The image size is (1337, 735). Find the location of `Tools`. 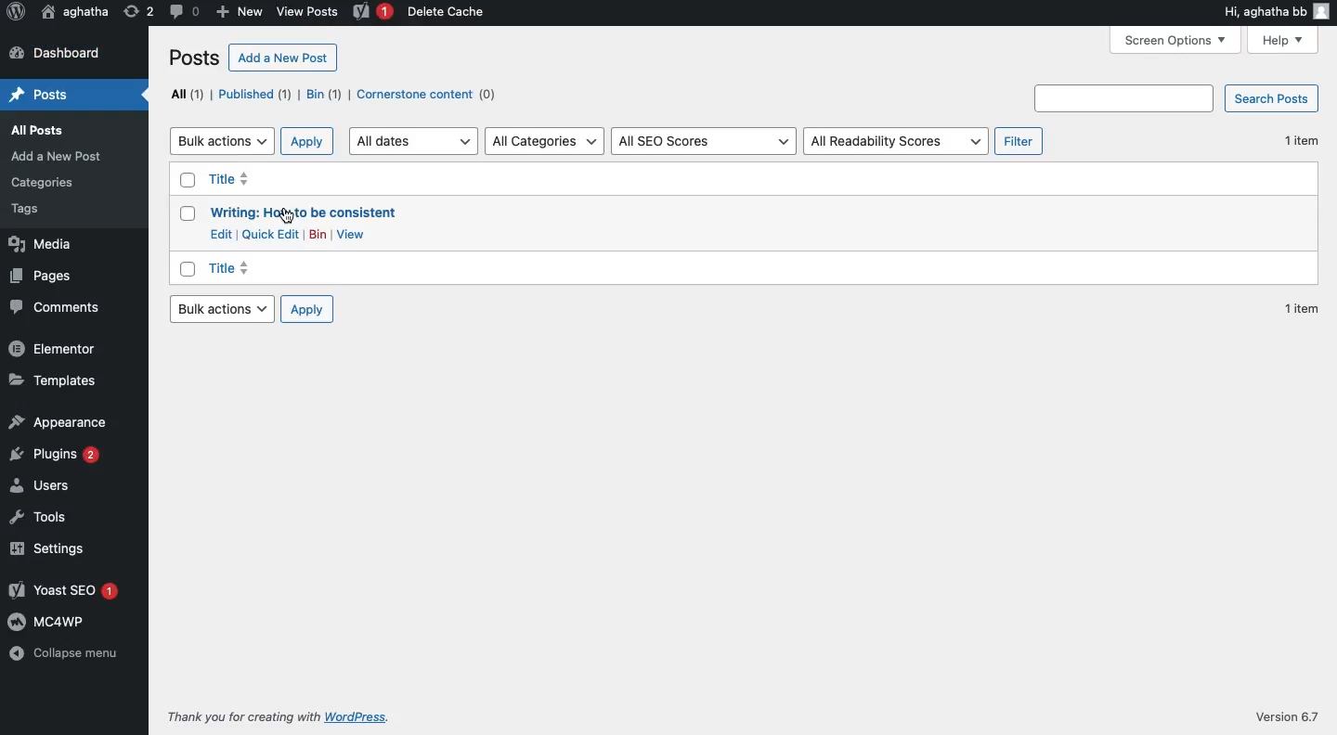

Tools is located at coordinates (38, 517).